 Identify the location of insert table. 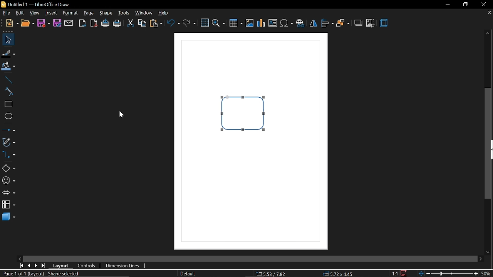
(235, 24).